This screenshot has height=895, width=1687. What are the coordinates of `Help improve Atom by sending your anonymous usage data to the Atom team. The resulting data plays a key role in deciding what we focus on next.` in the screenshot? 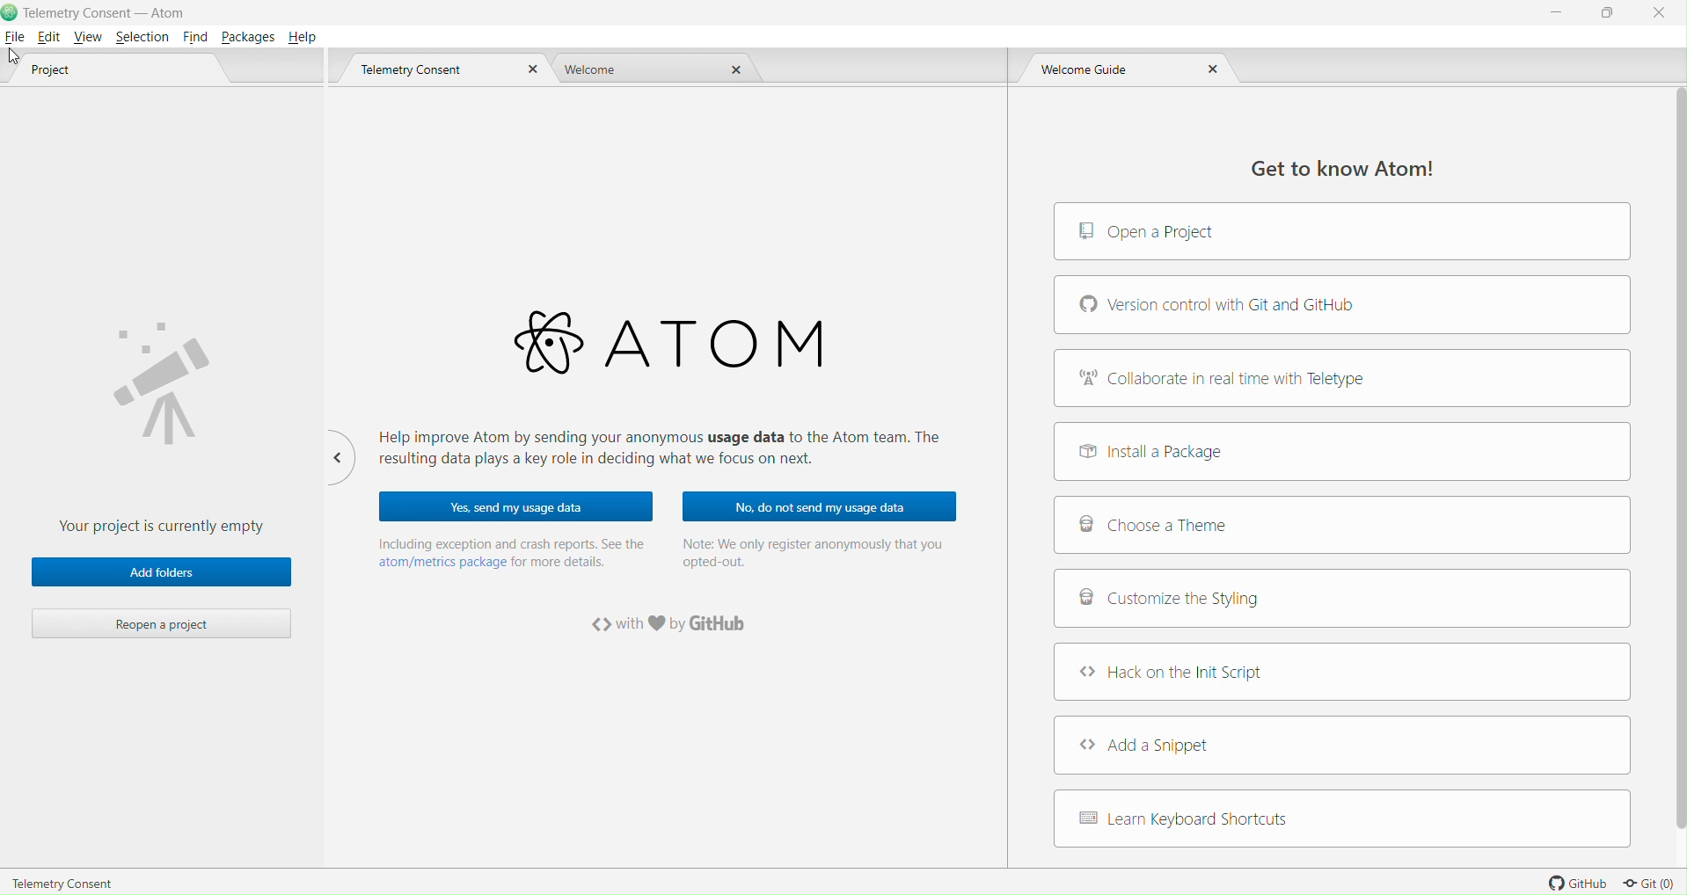 It's located at (672, 450).